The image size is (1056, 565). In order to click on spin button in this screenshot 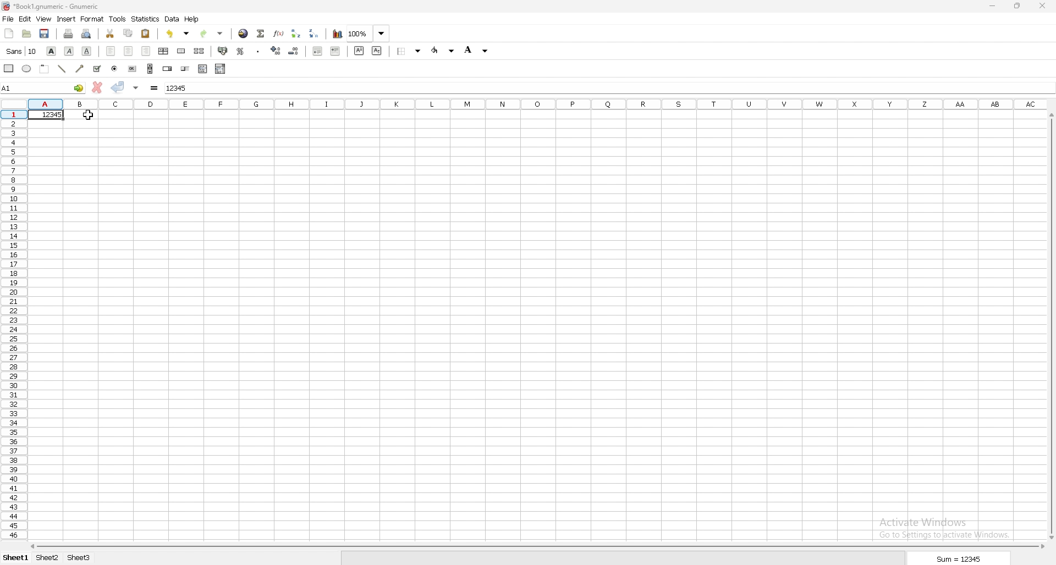, I will do `click(167, 68)`.